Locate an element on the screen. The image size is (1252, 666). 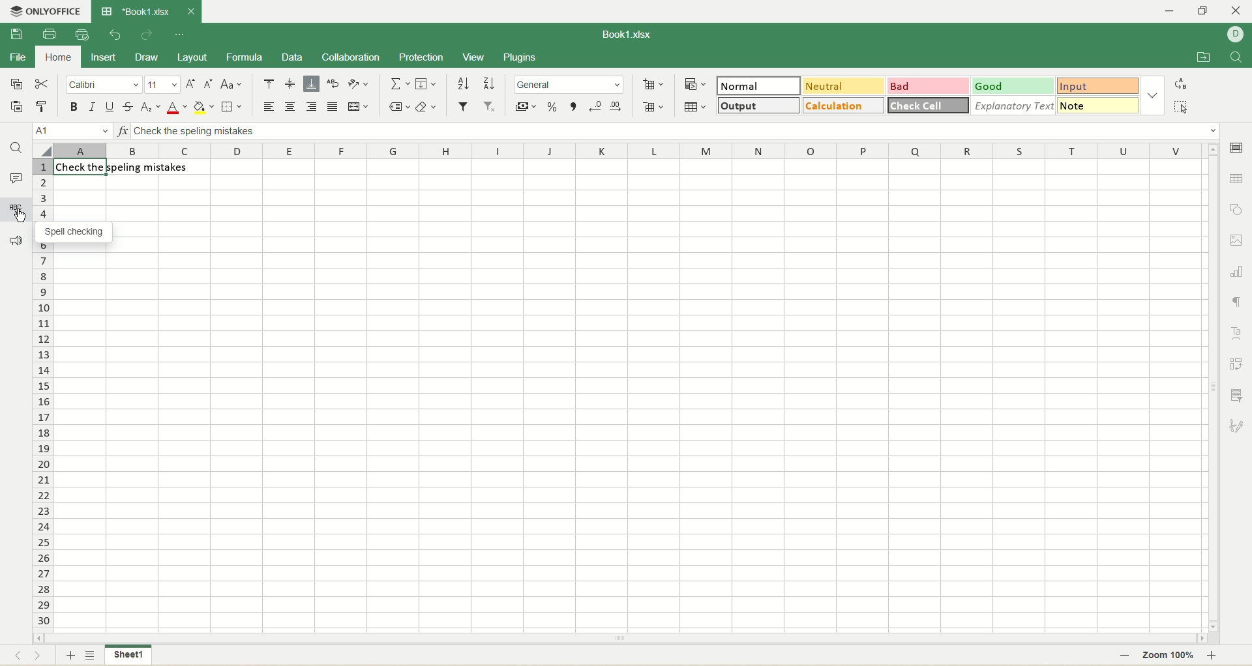
align top is located at coordinates (269, 82).